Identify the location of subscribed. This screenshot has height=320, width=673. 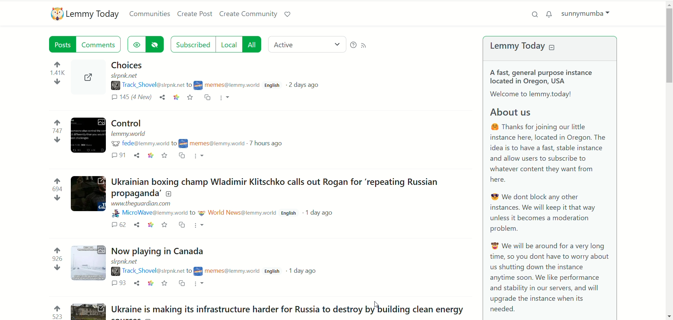
(192, 43).